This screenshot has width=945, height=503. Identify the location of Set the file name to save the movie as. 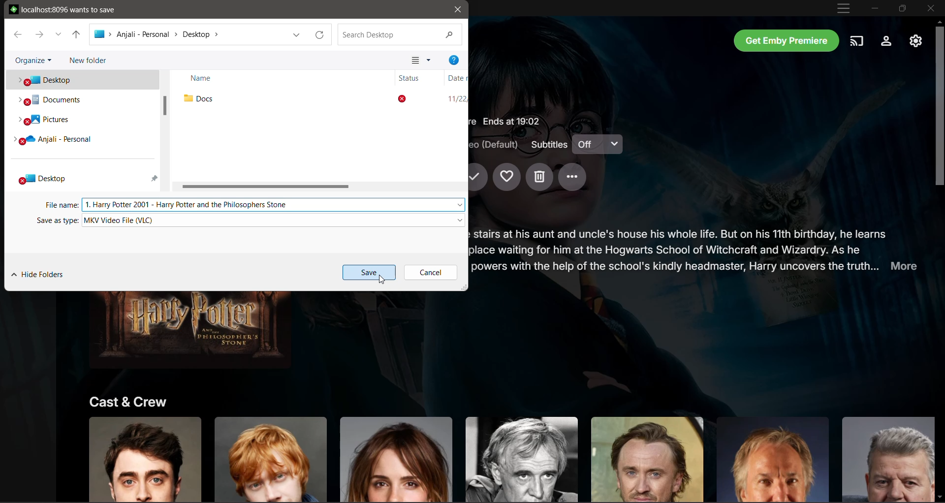
(274, 204).